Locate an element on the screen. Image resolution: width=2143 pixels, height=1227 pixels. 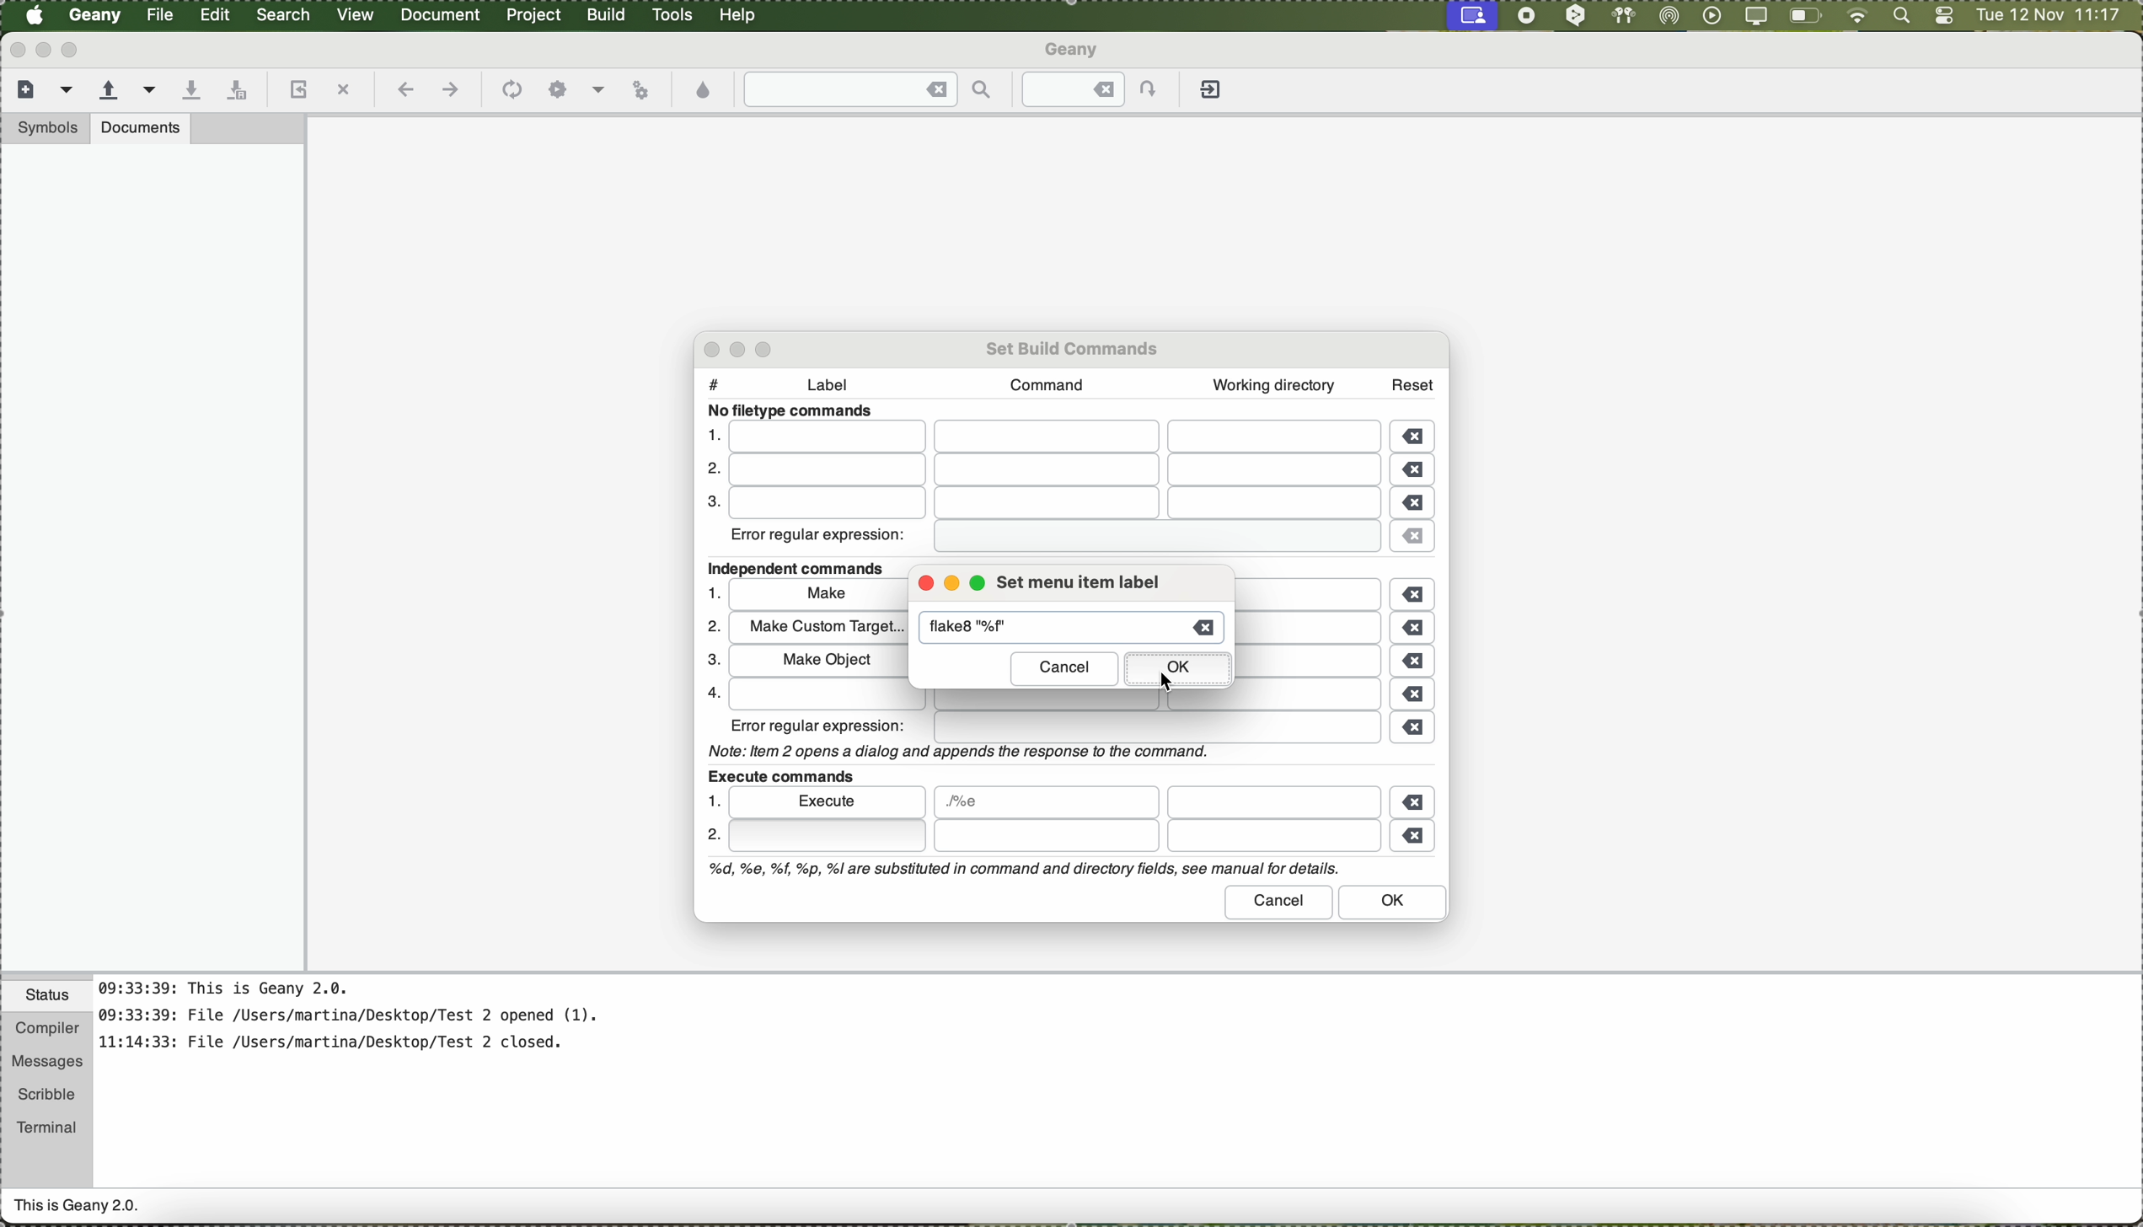
scribble is located at coordinates (47, 1095).